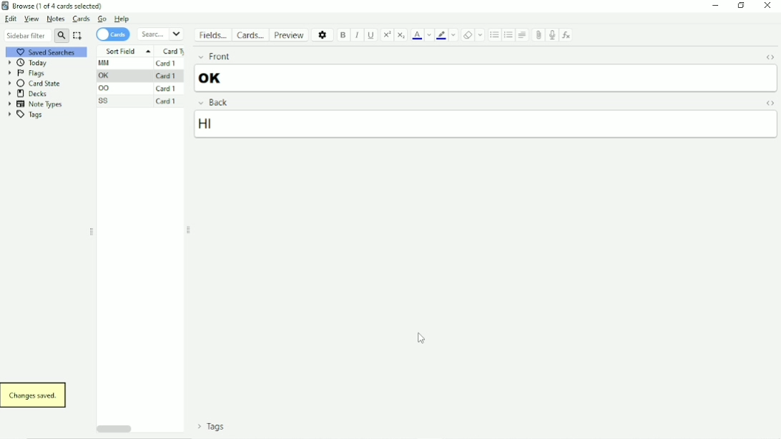 This screenshot has width=781, height=439. What do you see at coordinates (418, 35) in the screenshot?
I see `Text color` at bounding box center [418, 35].